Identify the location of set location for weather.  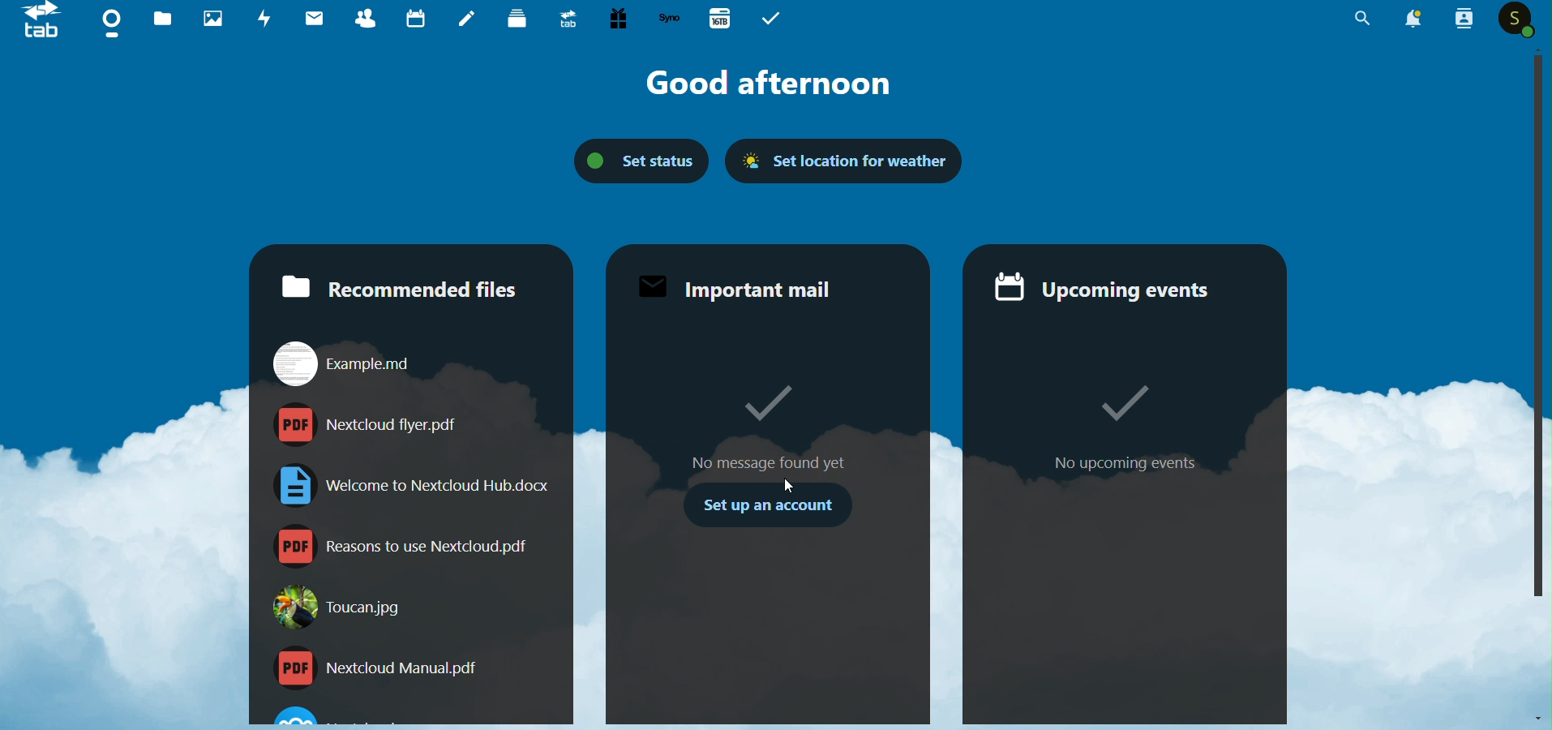
(842, 162).